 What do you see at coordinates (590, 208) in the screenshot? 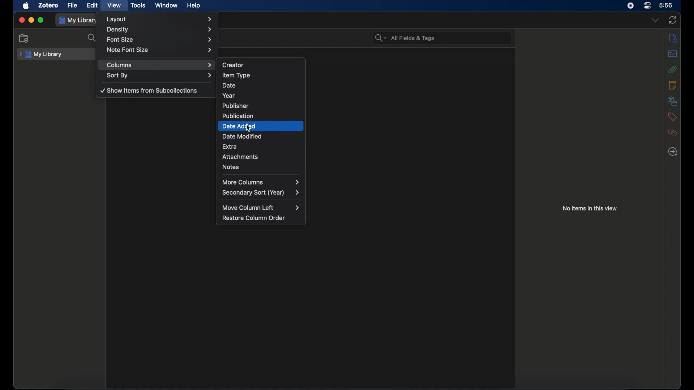
I see `no item in this view` at bounding box center [590, 208].